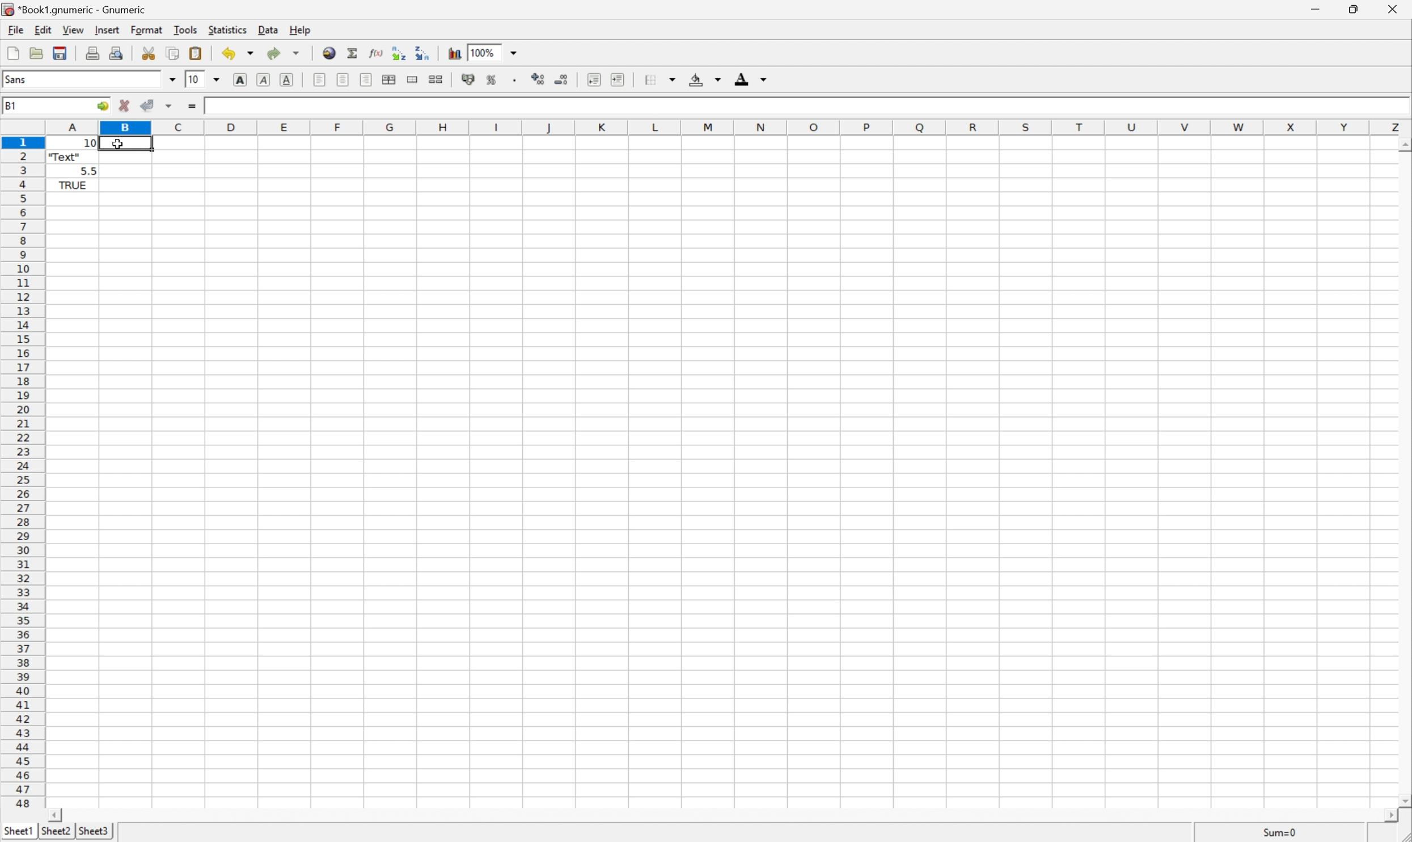  Describe the element at coordinates (320, 78) in the screenshot. I see `Align Left` at that location.